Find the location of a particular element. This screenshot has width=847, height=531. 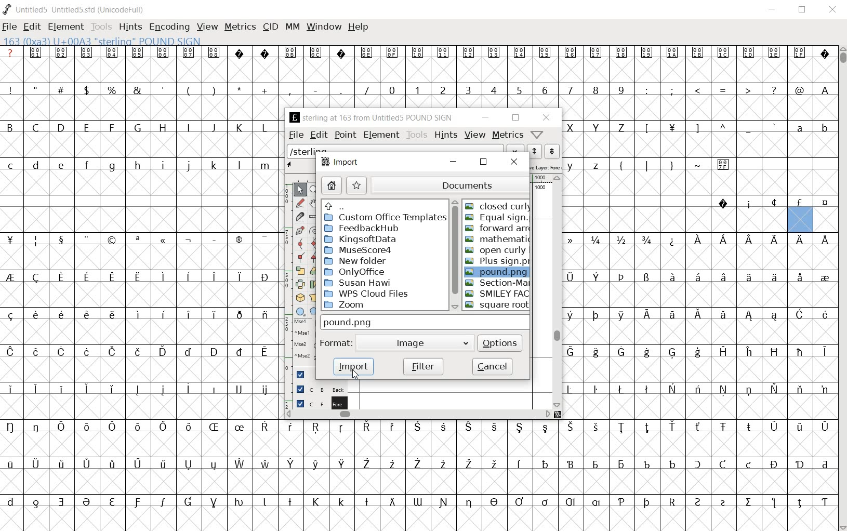

documents is located at coordinates (448, 185).